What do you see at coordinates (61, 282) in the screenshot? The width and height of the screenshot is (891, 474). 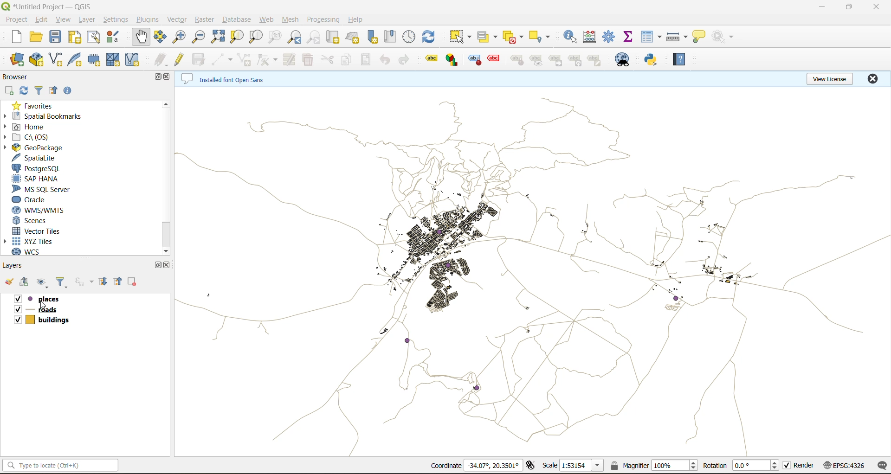 I see `filter` at bounding box center [61, 282].